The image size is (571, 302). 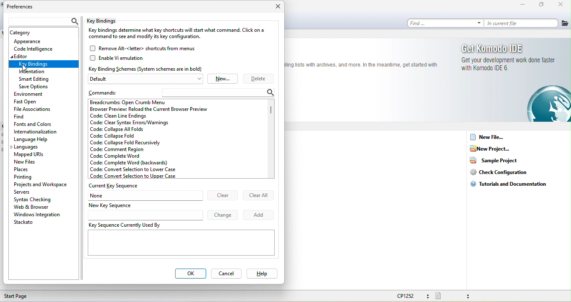 I want to click on check configuration, so click(x=504, y=172).